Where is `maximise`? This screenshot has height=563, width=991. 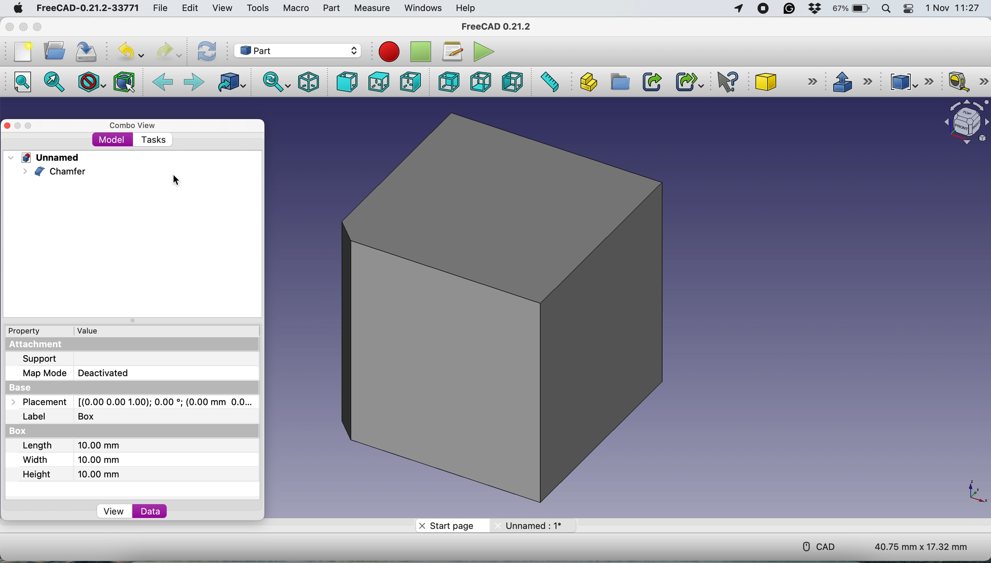 maximise is located at coordinates (36, 28).